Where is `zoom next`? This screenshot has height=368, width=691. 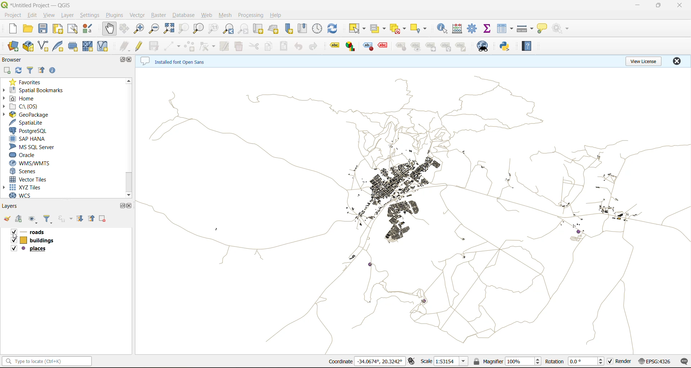 zoom next is located at coordinates (244, 29).